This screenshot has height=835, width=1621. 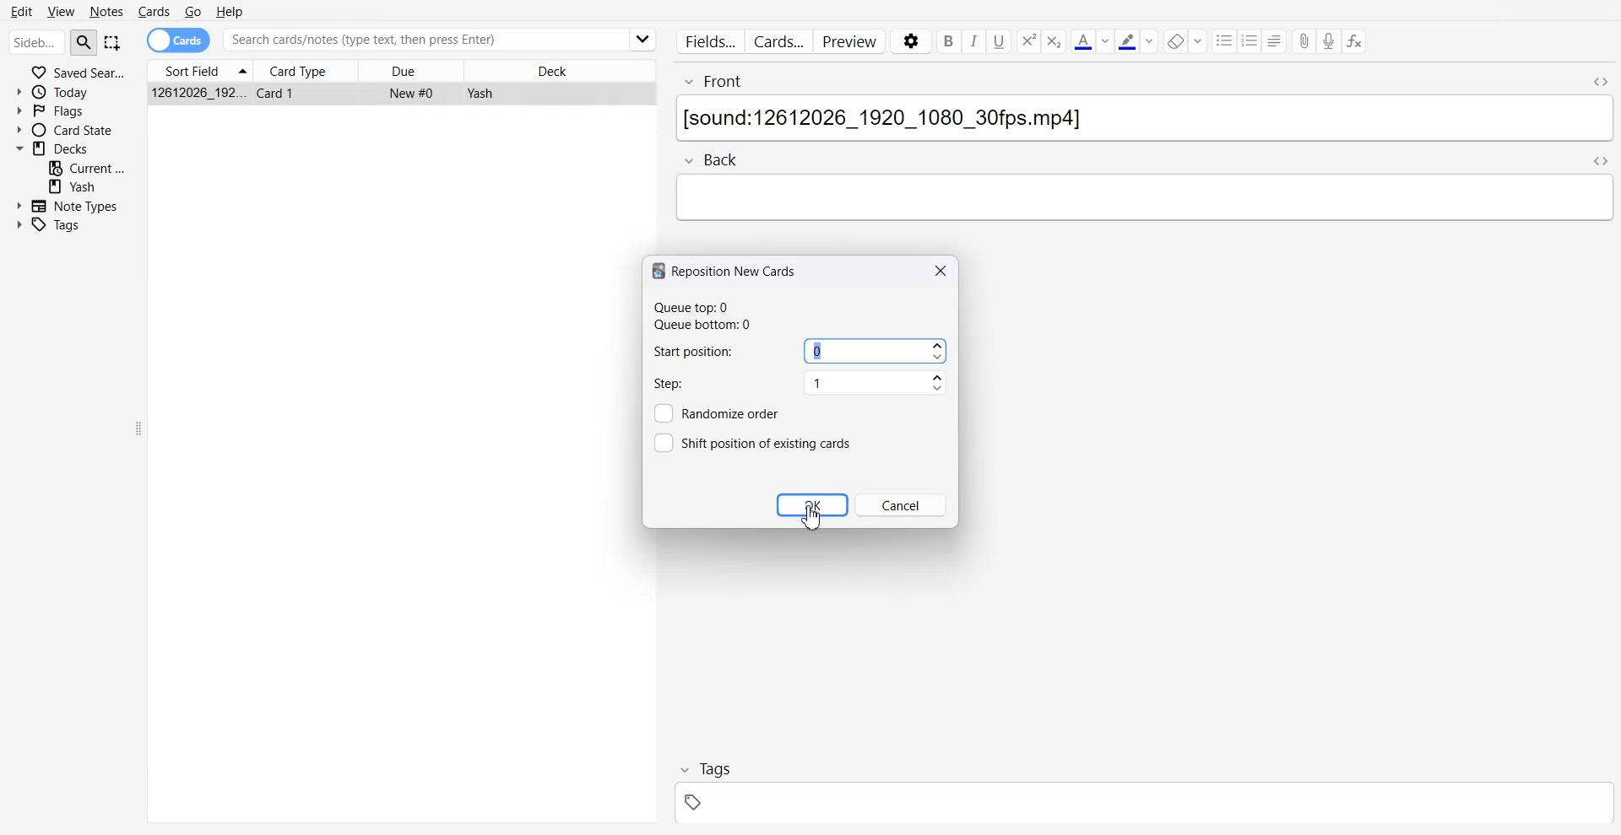 I want to click on Attached File, so click(x=1304, y=42).